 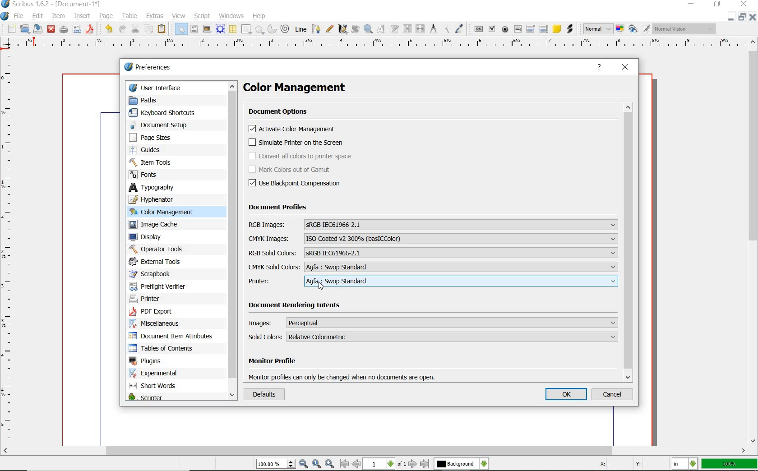 I want to click on insert, so click(x=82, y=15).